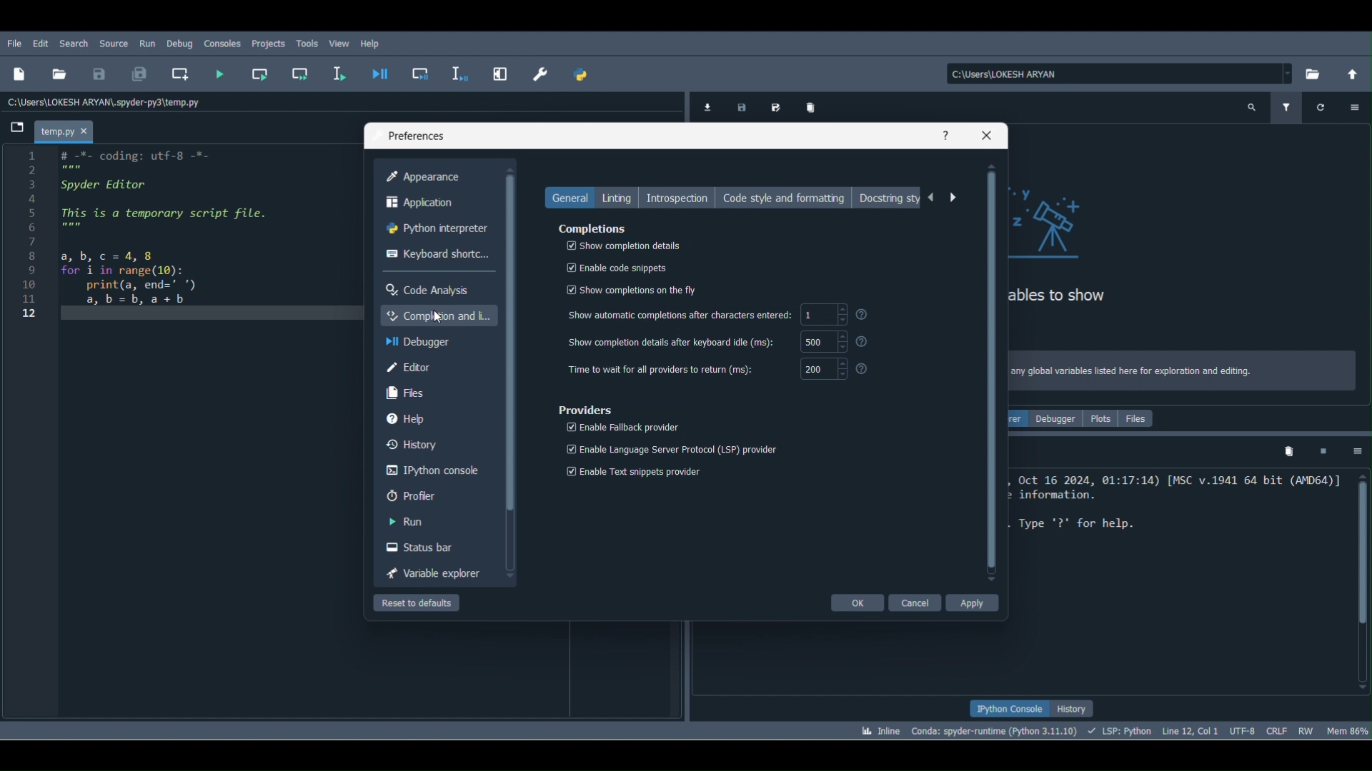  I want to click on File location, so click(104, 104).